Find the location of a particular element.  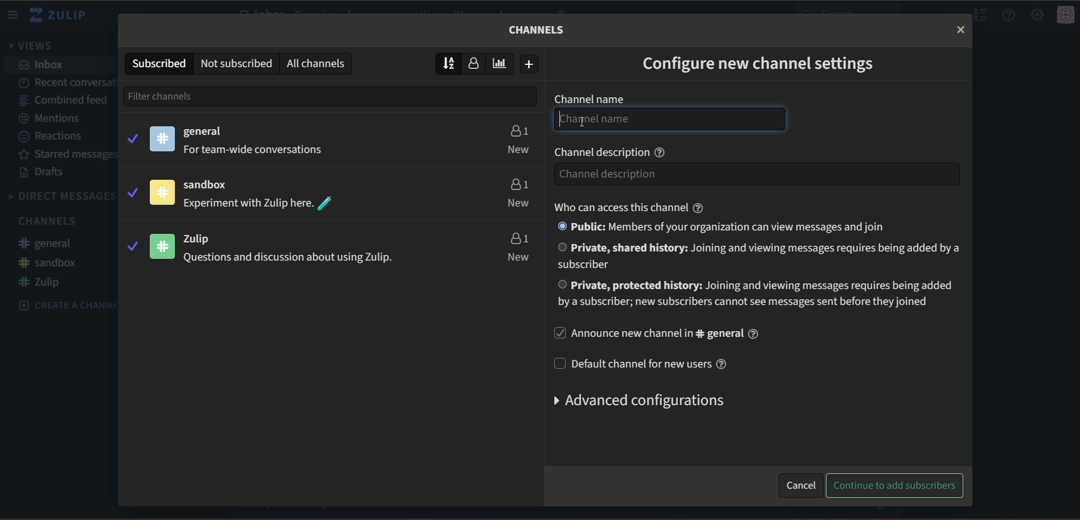

users is located at coordinates (518, 238).